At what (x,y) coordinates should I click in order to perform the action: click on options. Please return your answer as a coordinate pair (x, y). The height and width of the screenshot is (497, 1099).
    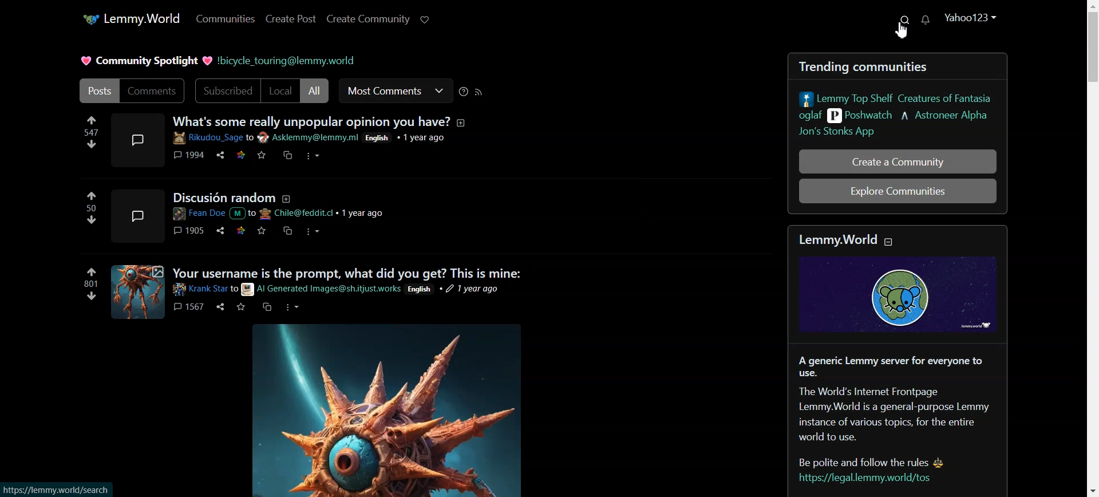
    Looking at the image, I should click on (310, 232).